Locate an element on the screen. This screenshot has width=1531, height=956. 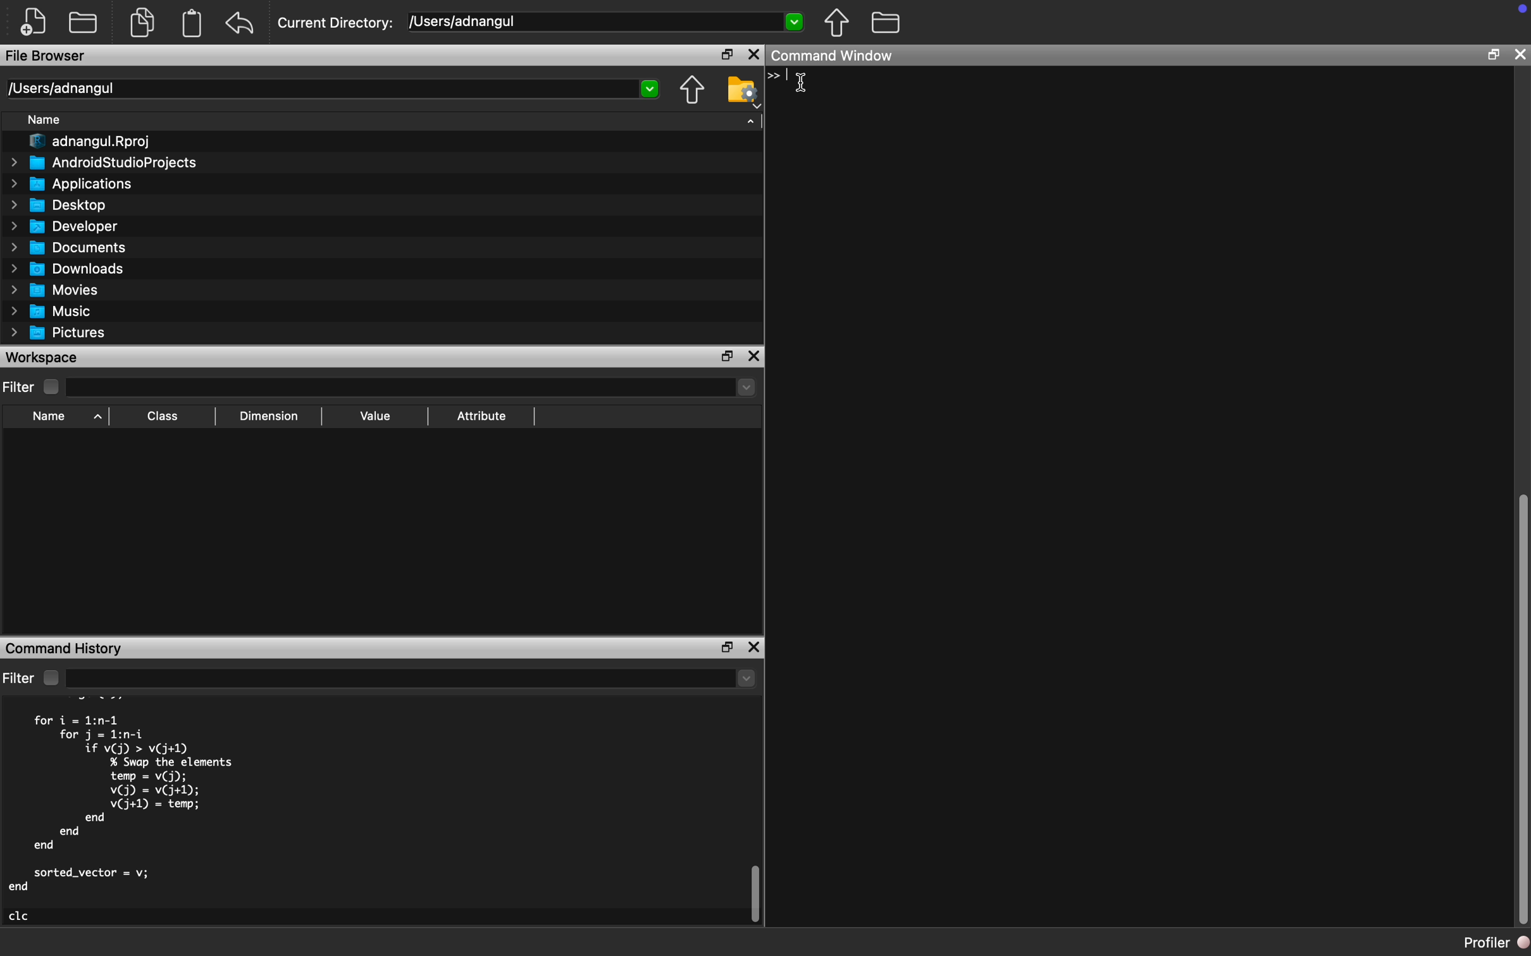
Scroll is located at coordinates (1520, 501).